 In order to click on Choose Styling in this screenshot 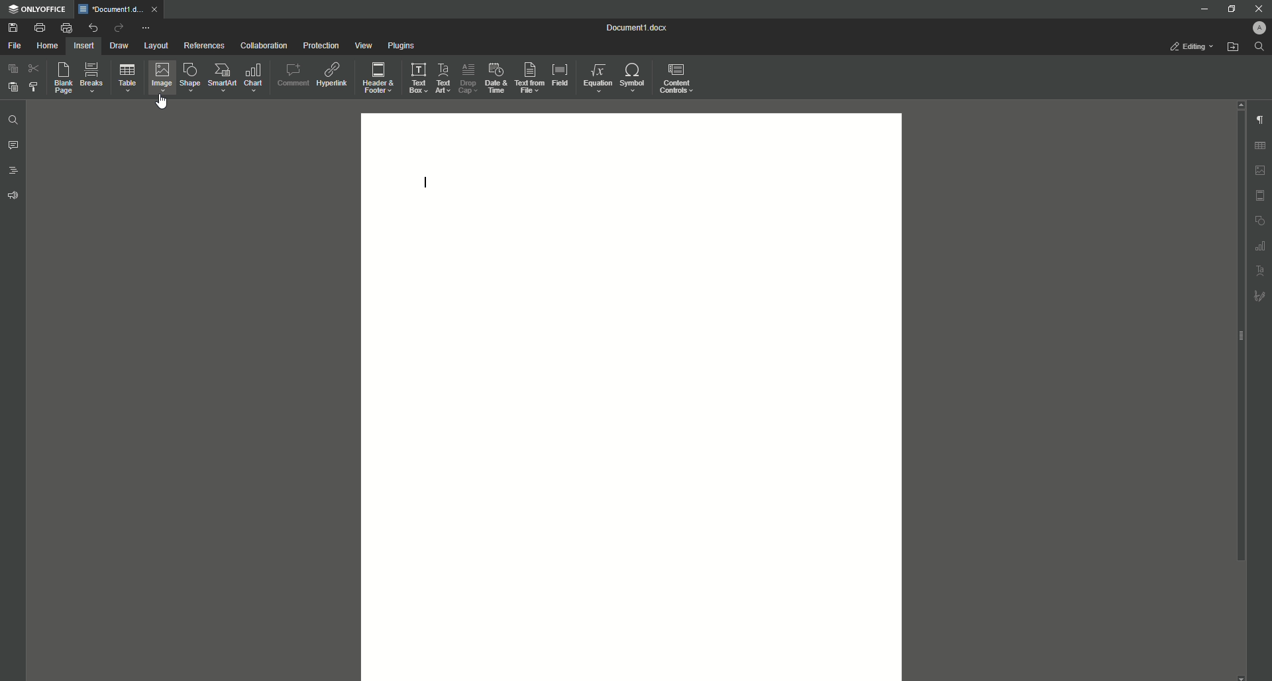, I will do `click(34, 87)`.